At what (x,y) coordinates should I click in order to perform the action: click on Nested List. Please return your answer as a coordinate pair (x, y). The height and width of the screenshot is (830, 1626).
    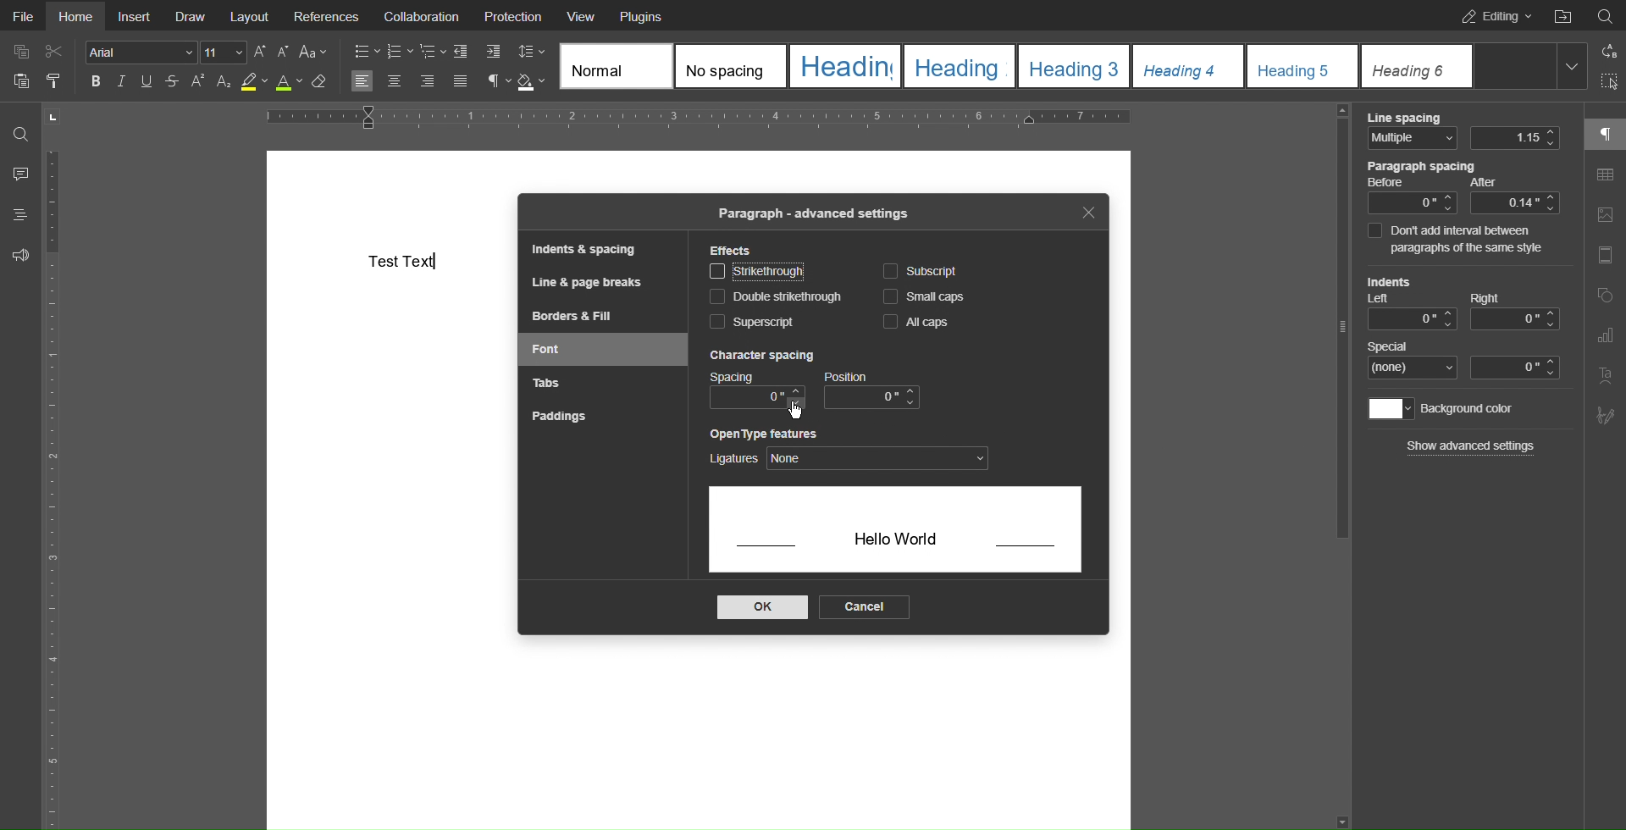
    Looking at the image, I should click on (433, 53).